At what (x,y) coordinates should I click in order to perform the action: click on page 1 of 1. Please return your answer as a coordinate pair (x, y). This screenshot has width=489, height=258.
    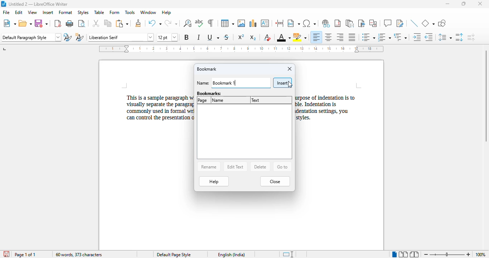
    Looking at the image, I should click on (25, 254).